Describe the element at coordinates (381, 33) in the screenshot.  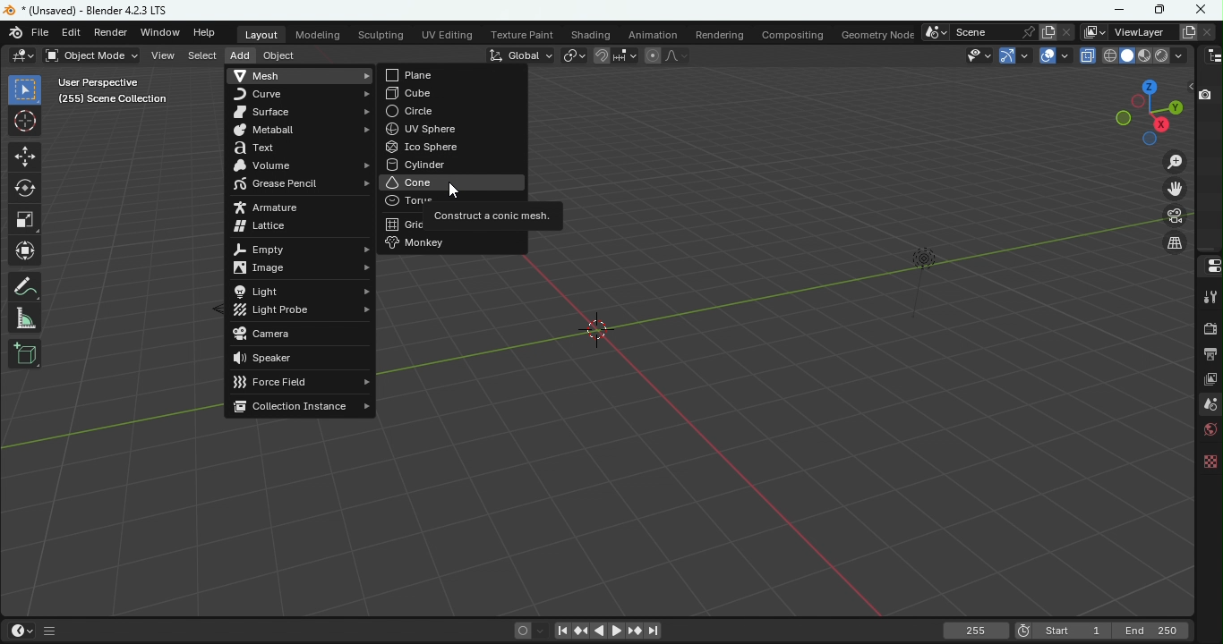
I see `Sculpting` at that location.